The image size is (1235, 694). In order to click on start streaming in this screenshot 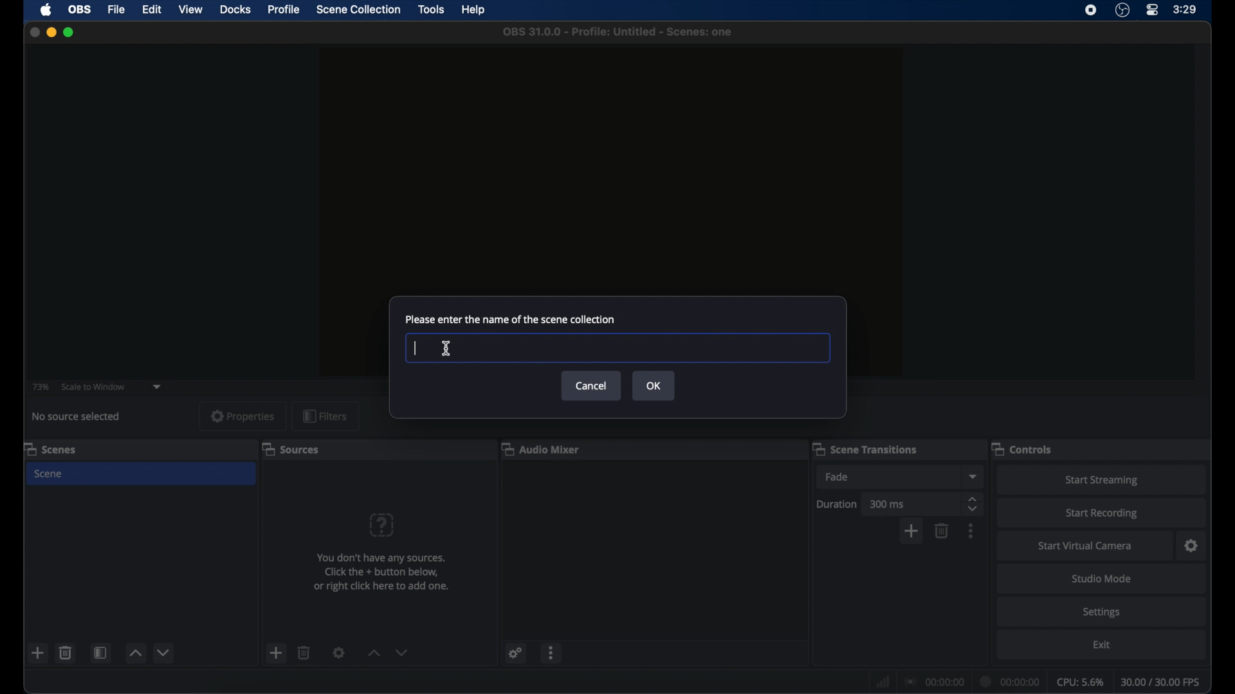, I will do `click(1101, 481)`.